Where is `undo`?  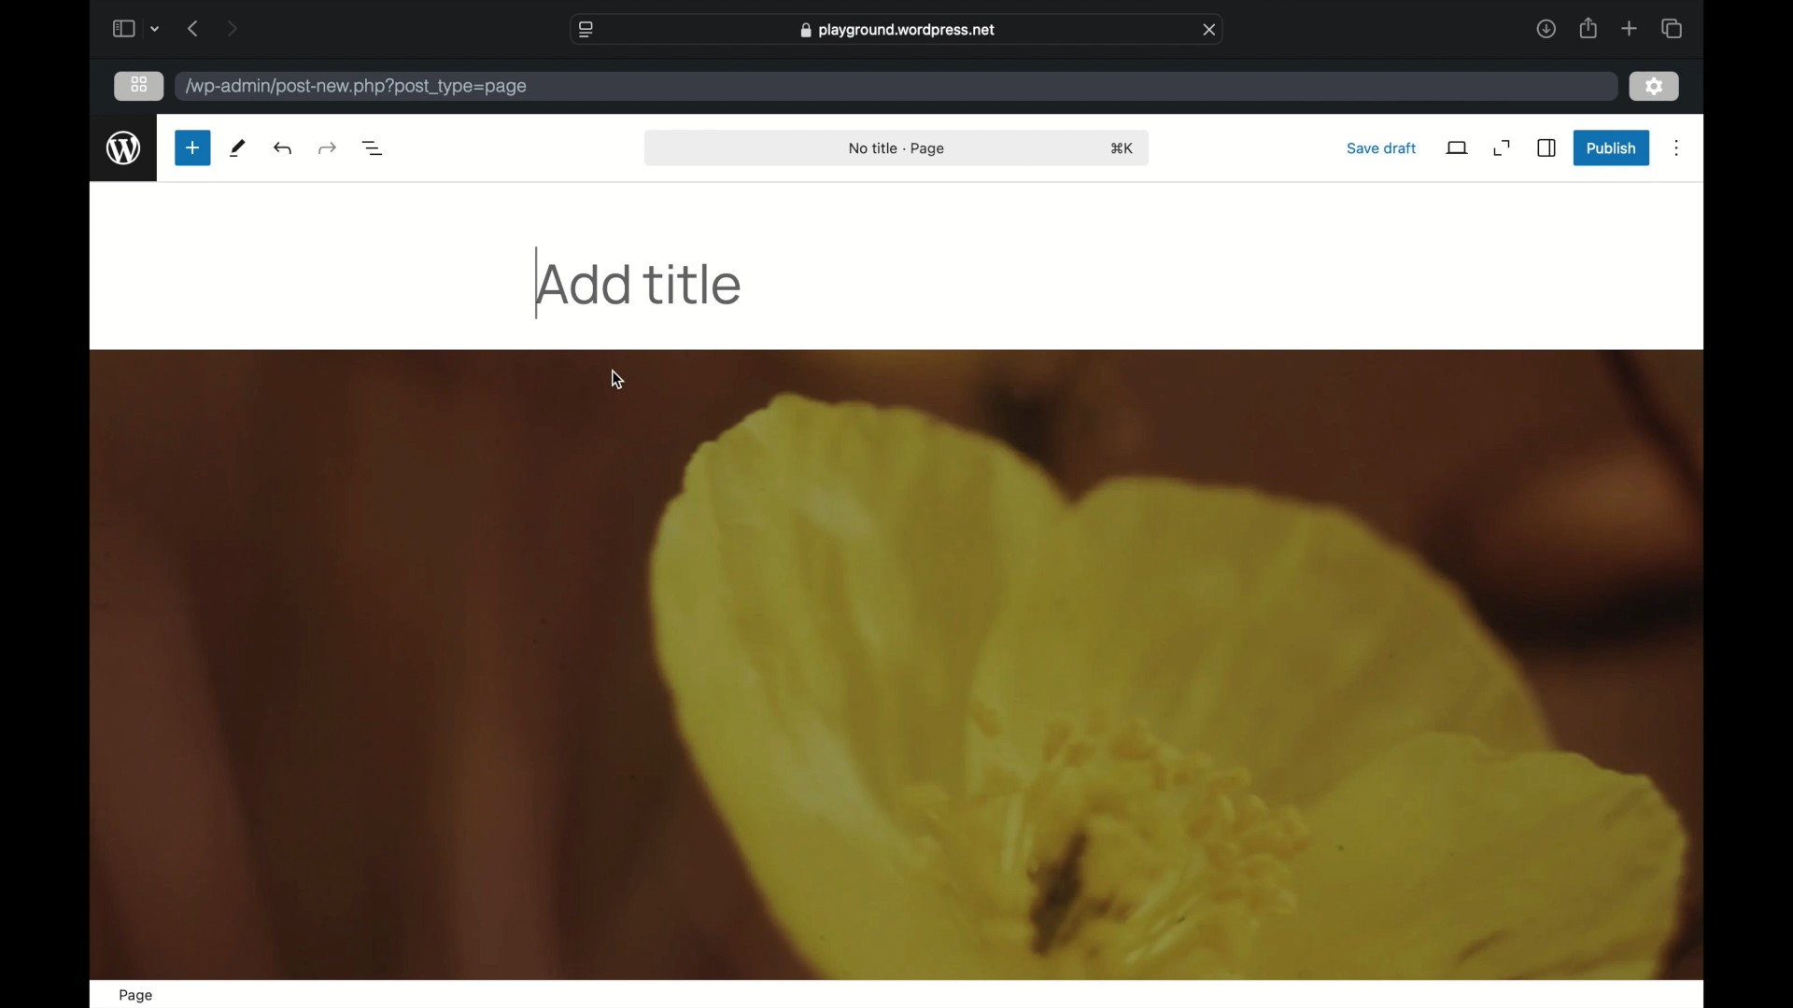
undo is located at coordinates (327, 147).